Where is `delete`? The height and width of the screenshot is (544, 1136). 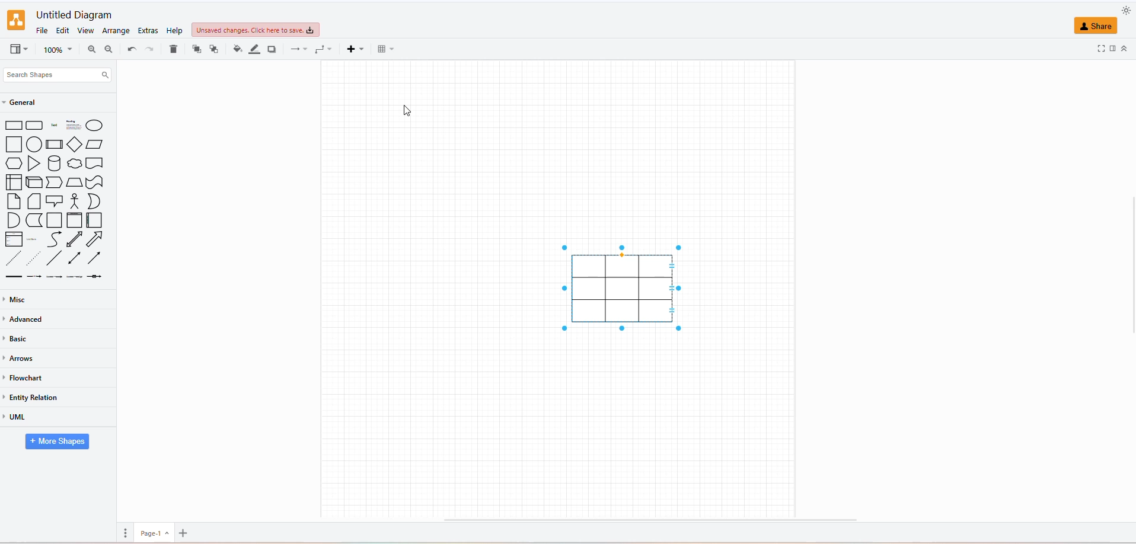 delete is located at coordinates (173, 48).